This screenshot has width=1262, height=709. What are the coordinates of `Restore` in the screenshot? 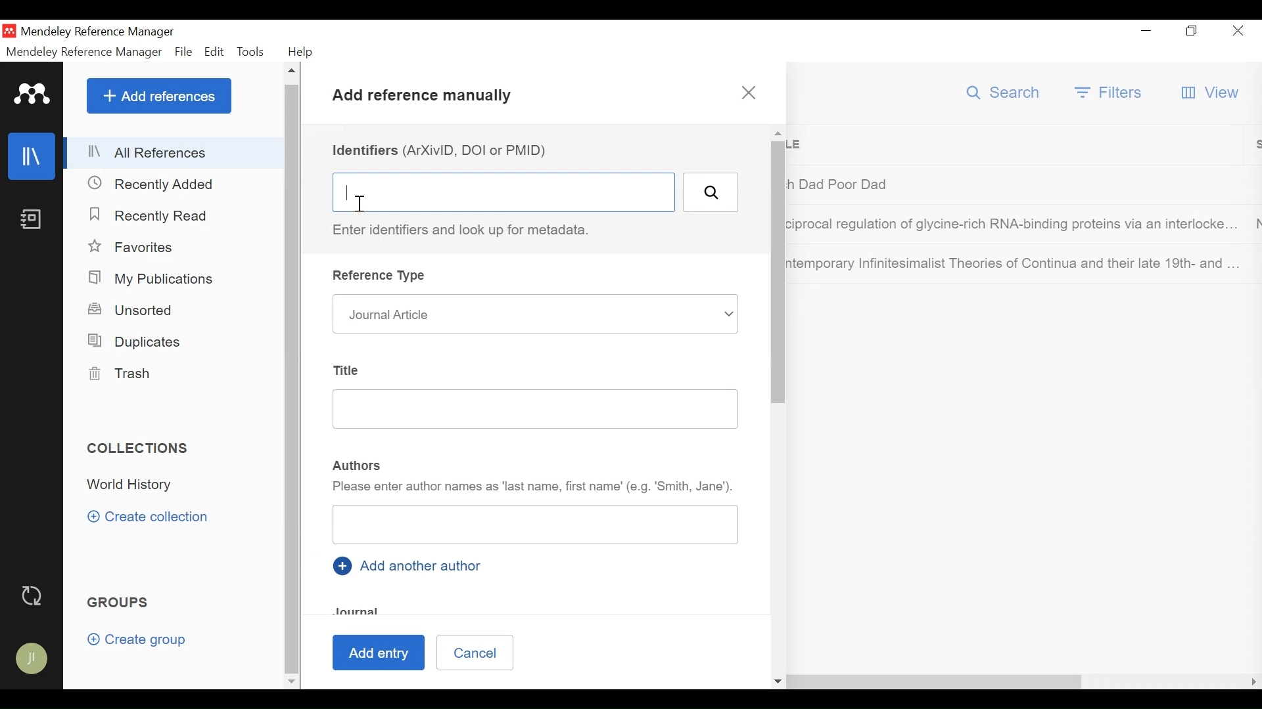 It's located at (1192, 32).